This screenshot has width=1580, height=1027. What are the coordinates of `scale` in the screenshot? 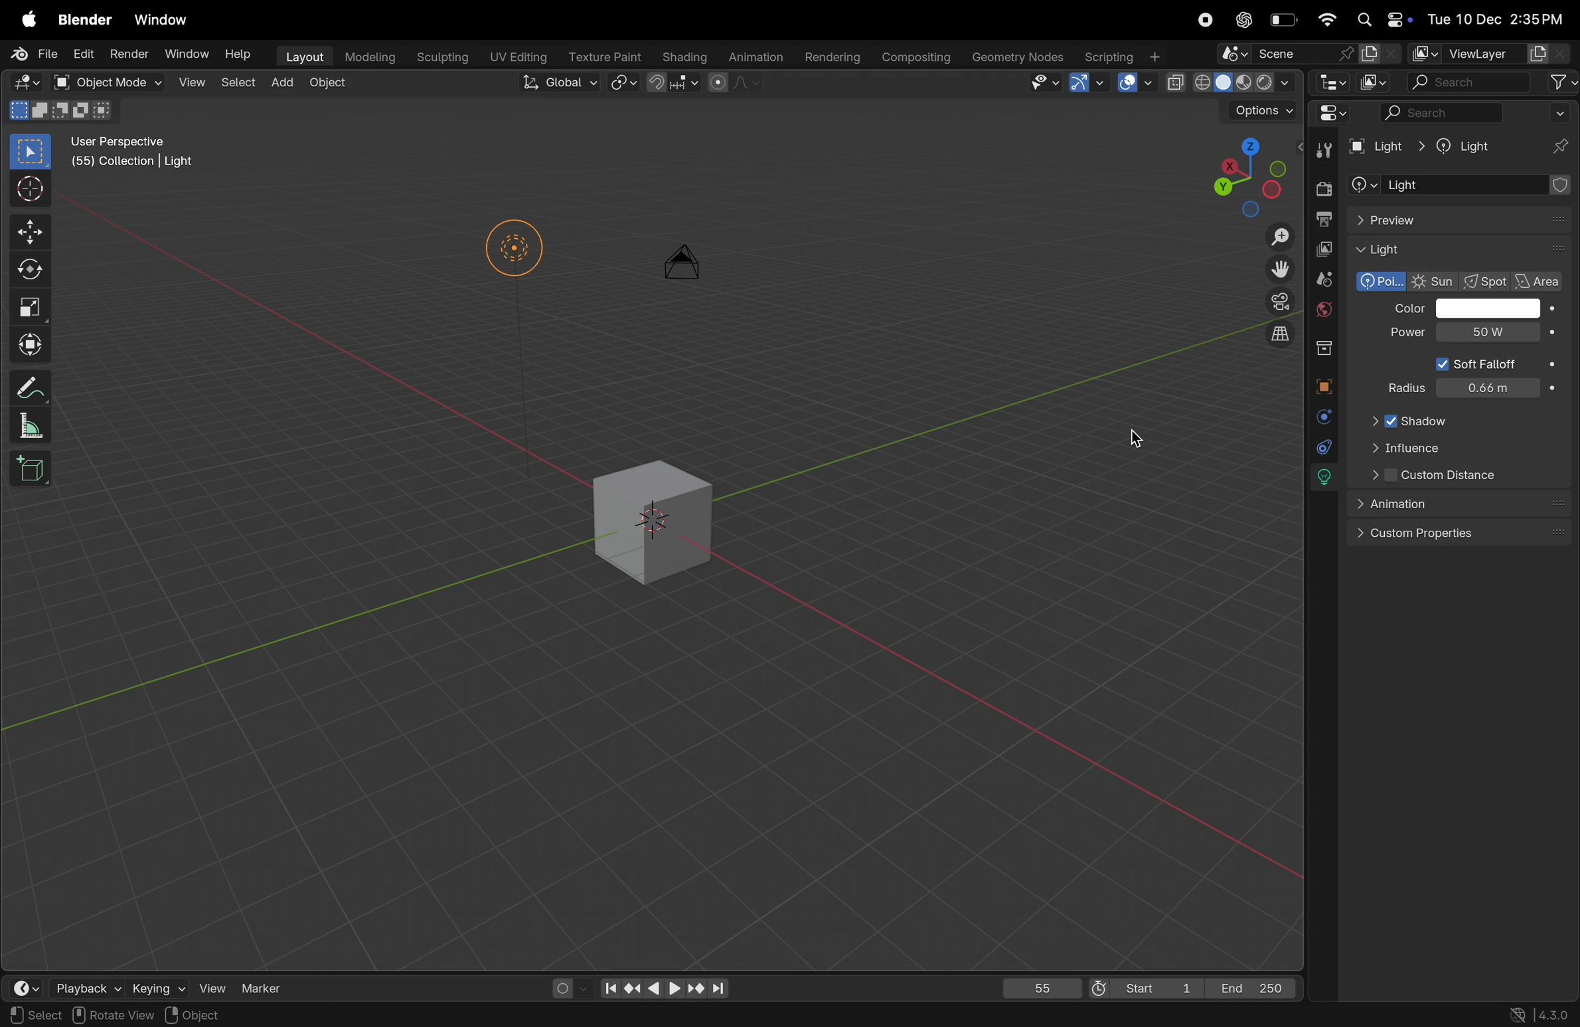 It's located at (30, 427).